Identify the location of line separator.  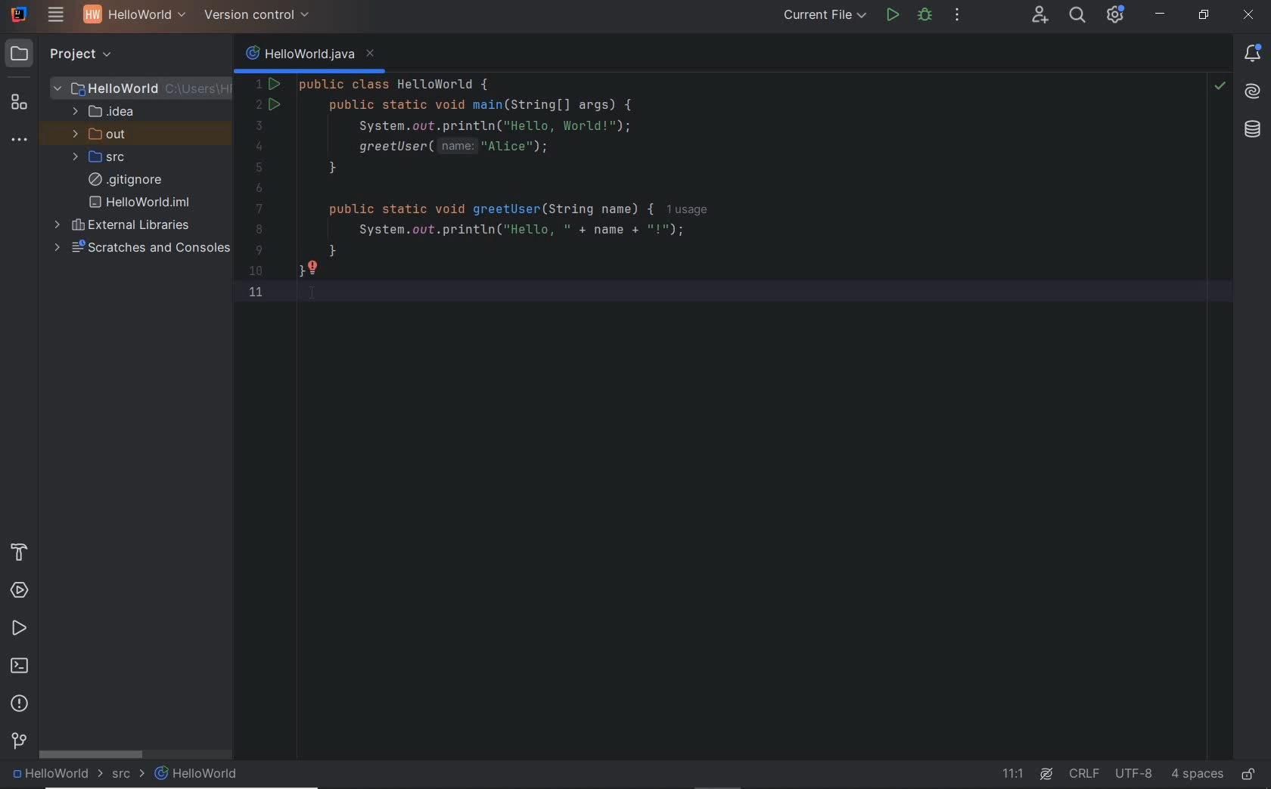
(1086, 773).